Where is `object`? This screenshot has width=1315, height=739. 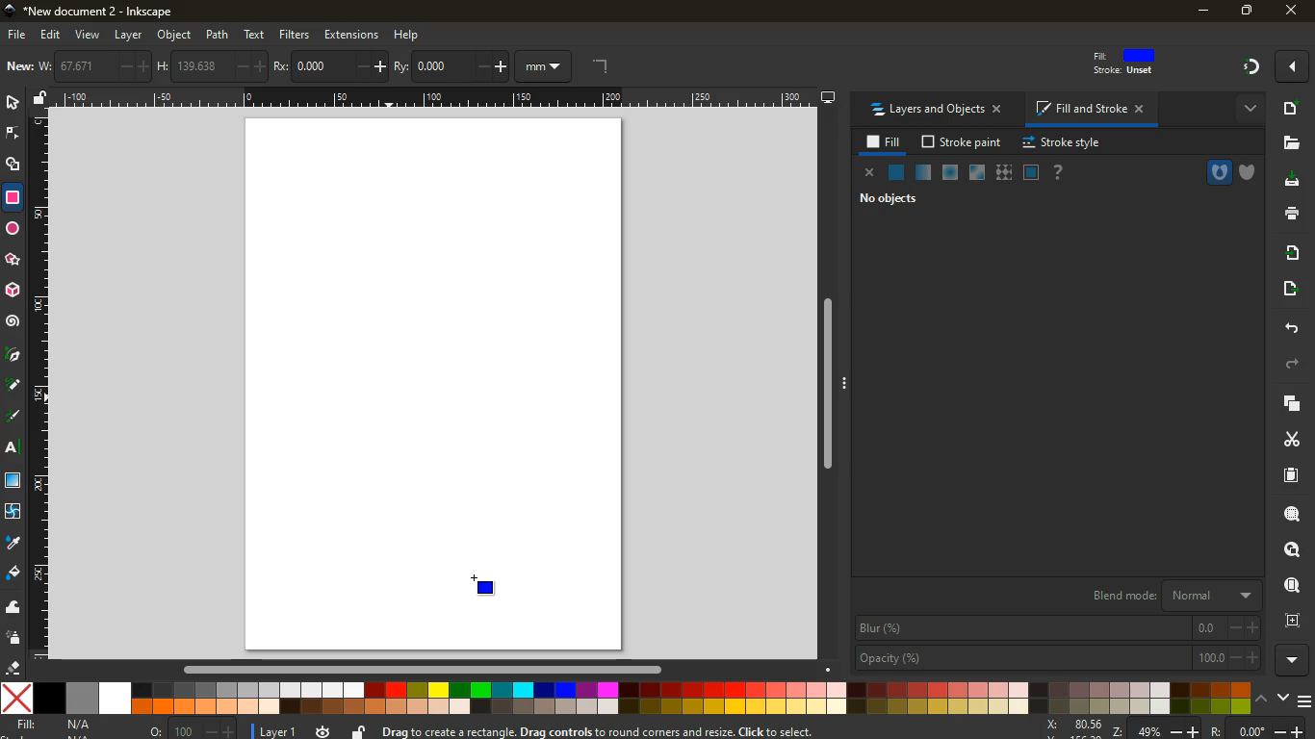 object is located at coordinates (175, 36).